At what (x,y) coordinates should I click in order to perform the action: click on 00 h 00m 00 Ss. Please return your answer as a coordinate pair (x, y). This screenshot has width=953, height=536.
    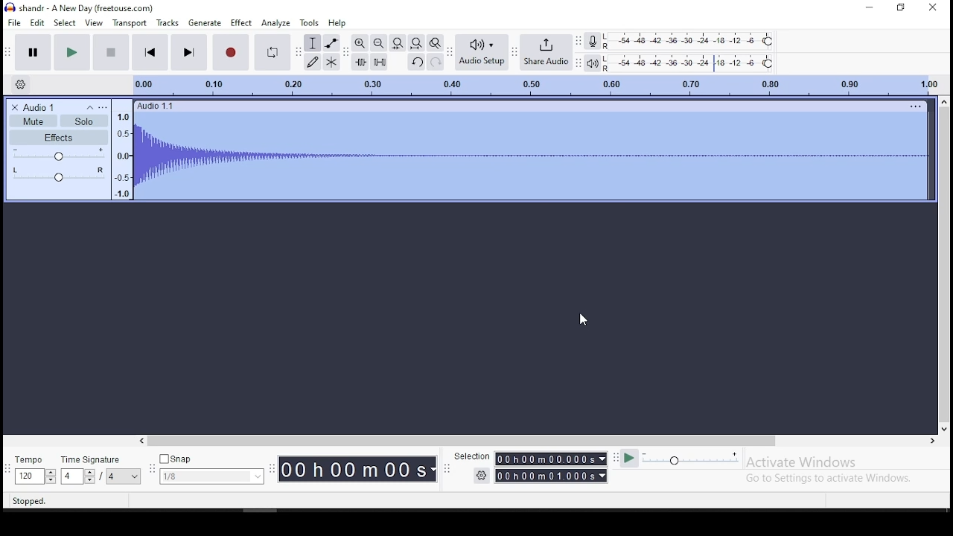
    Looking at the image, I should click on (358, 469).